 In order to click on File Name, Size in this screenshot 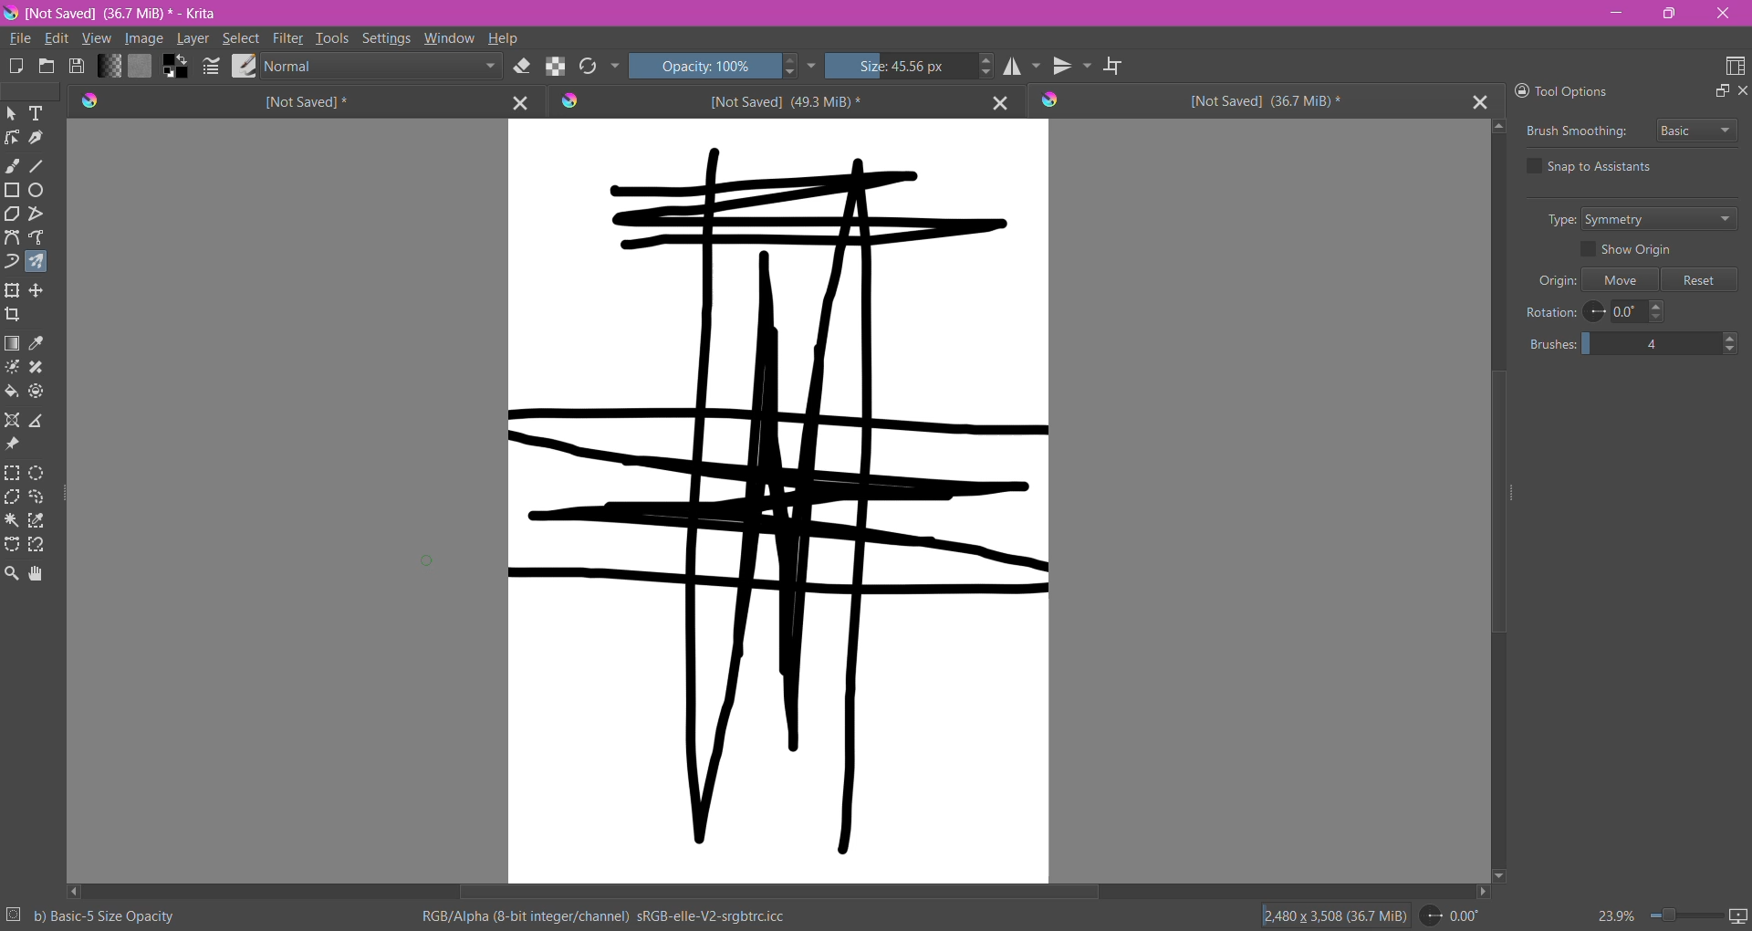, I will do `click(129, 14)`.